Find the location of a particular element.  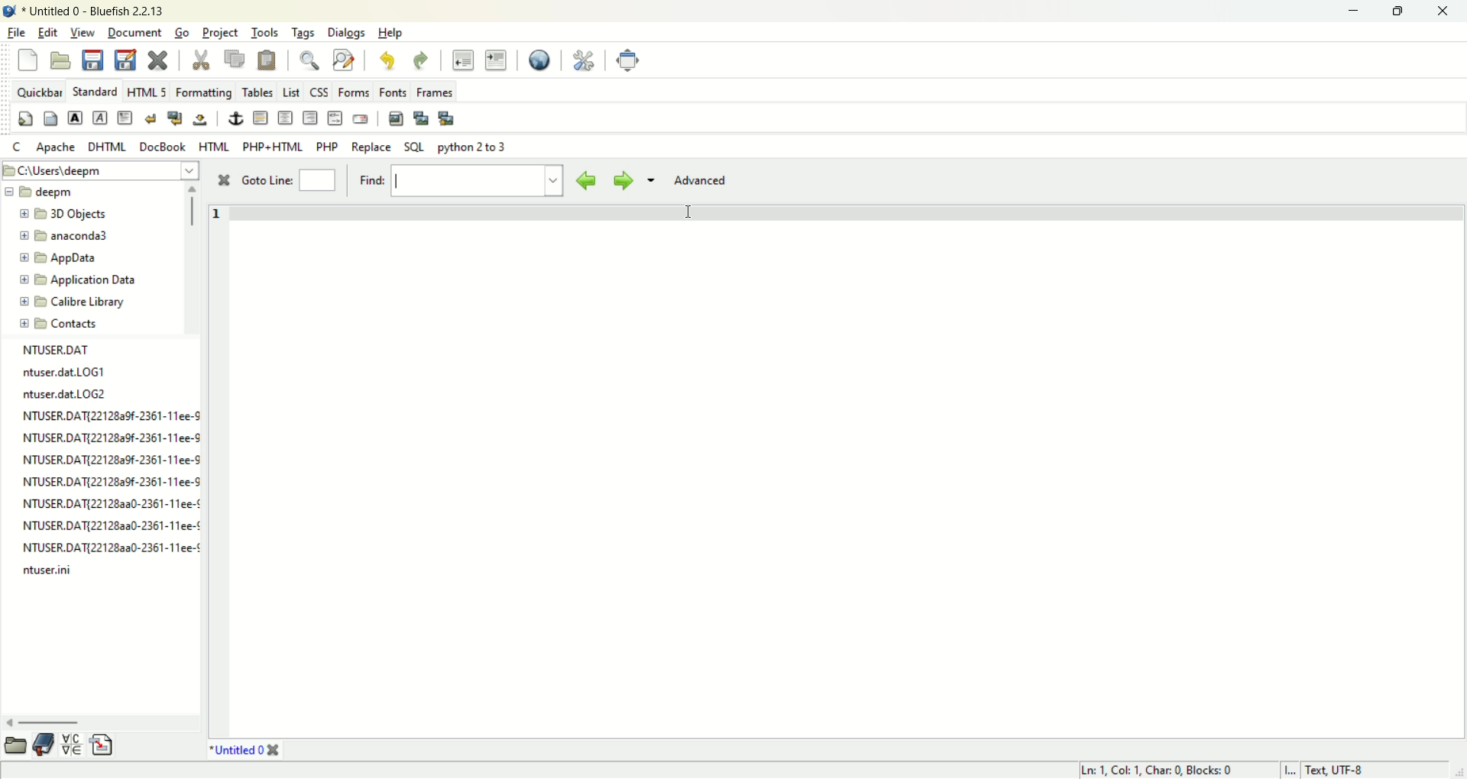

line number is located at coordinates (215, 229).